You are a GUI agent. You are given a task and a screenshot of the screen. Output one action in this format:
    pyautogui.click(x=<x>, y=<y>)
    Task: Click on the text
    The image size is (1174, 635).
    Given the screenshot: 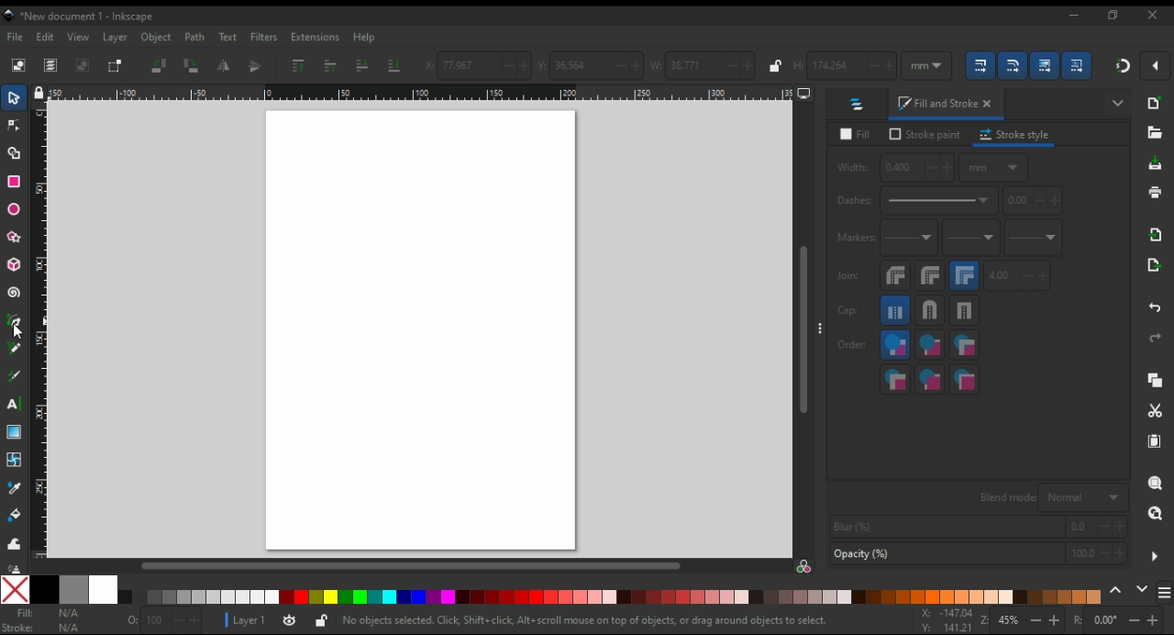 What is the action you would take?
    pyautogui.click(x=229, y=37)
    